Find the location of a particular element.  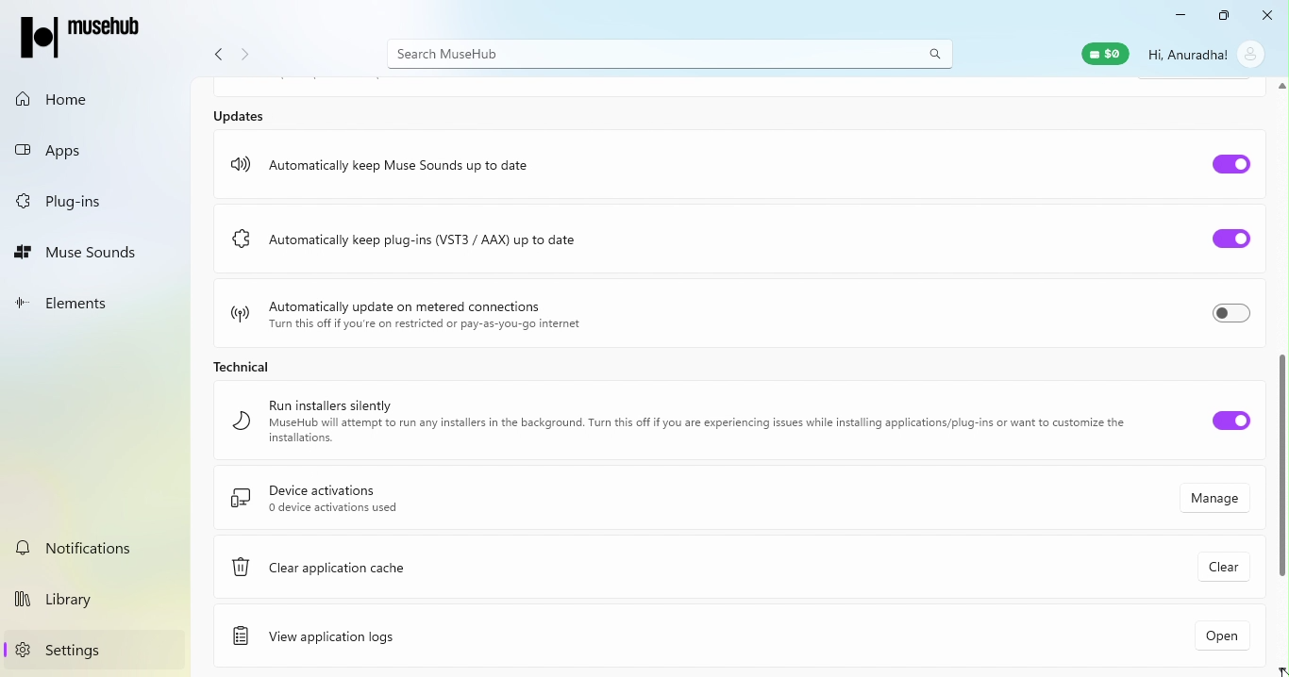

Navigate forward is located at coordinates (246, 58).